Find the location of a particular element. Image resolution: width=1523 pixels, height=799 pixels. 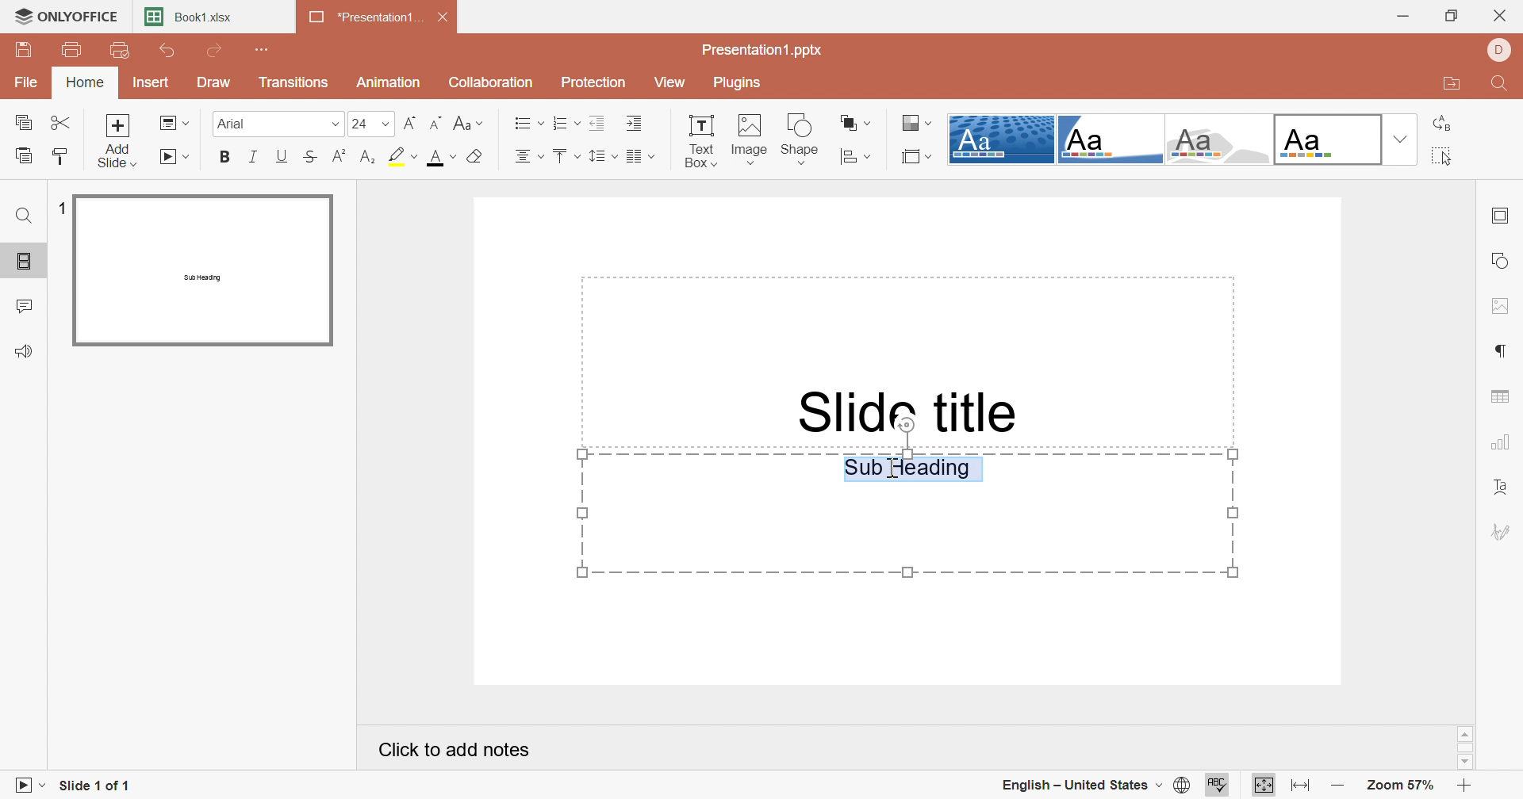

Add slide is located at coordinates (115, 141).